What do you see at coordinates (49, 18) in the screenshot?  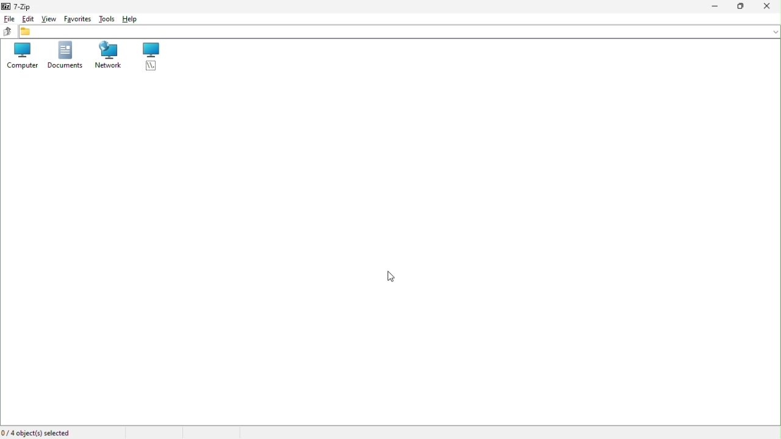 I see `view` at bounding box center [49, 18].